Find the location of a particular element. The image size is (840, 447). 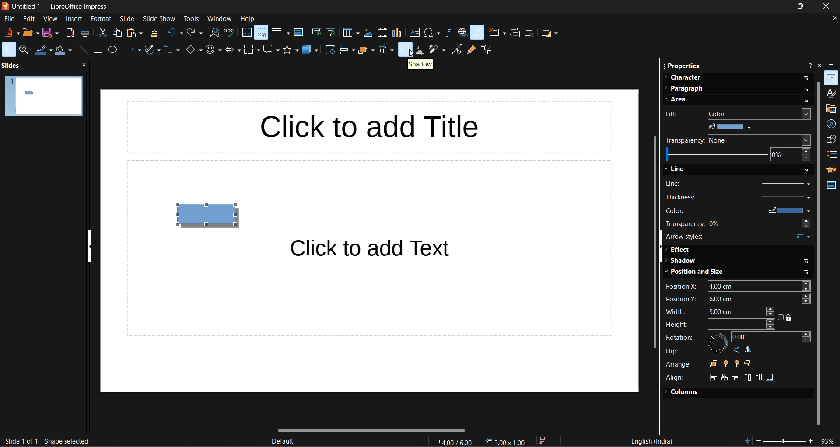

centered is located at coordinates (724, 377).